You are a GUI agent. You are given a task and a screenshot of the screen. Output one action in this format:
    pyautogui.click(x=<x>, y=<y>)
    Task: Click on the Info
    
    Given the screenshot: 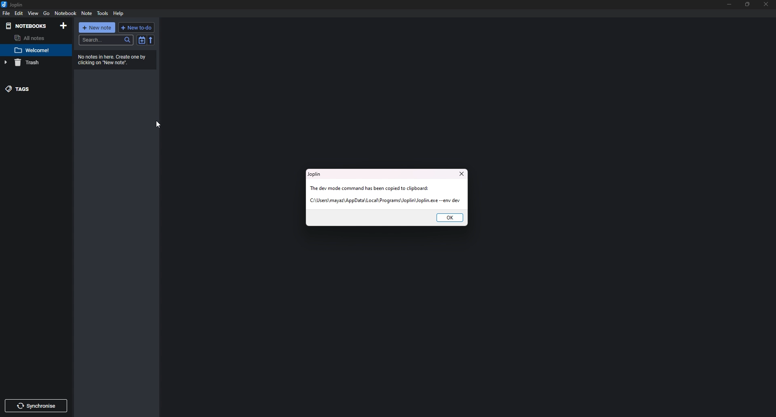 What is the action you would take?
    pyautogui.click(x=114, y=60)
    